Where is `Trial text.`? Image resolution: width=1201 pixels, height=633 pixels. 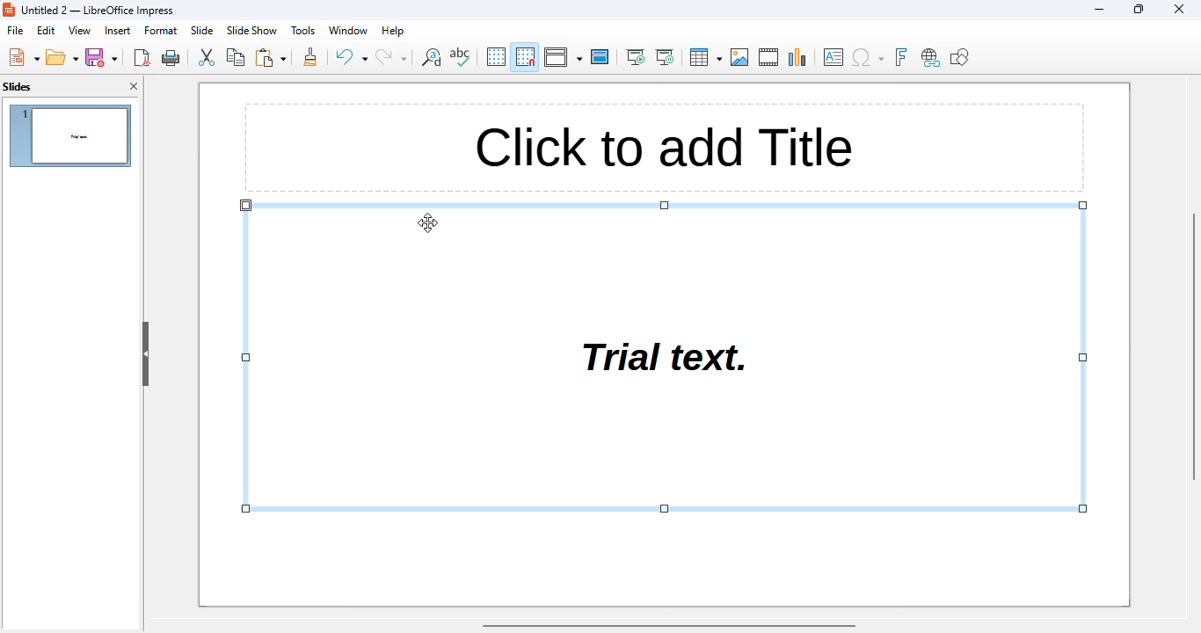
Trial text. is located at coordinates (666, 360).